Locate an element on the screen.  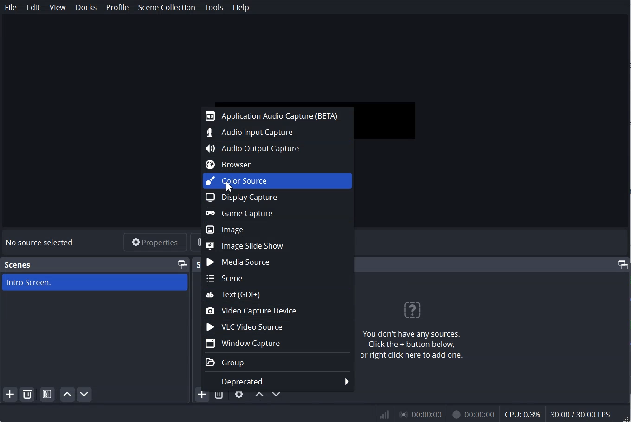
Move Scene Up is located at coordinates (67, 395).